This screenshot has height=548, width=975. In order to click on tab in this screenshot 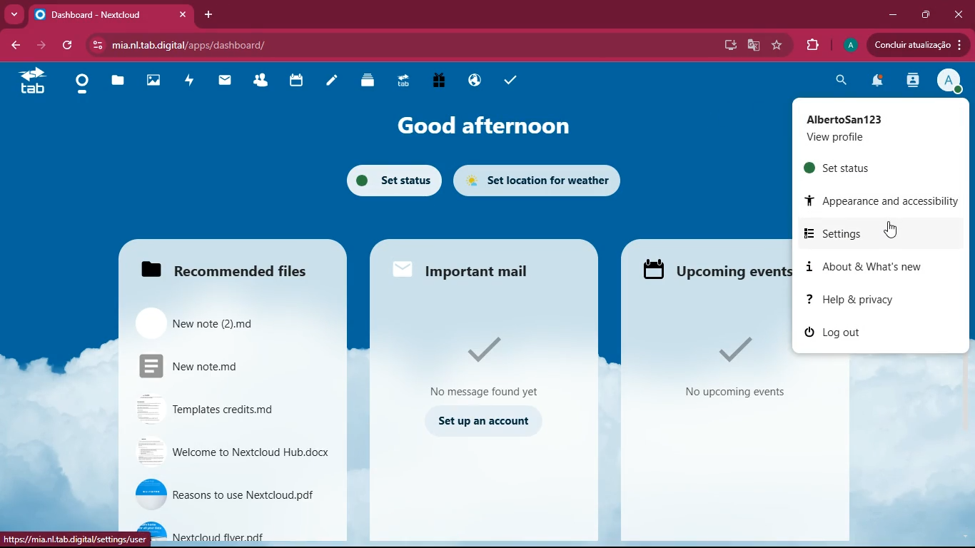, I will do `click(401, 83)`.